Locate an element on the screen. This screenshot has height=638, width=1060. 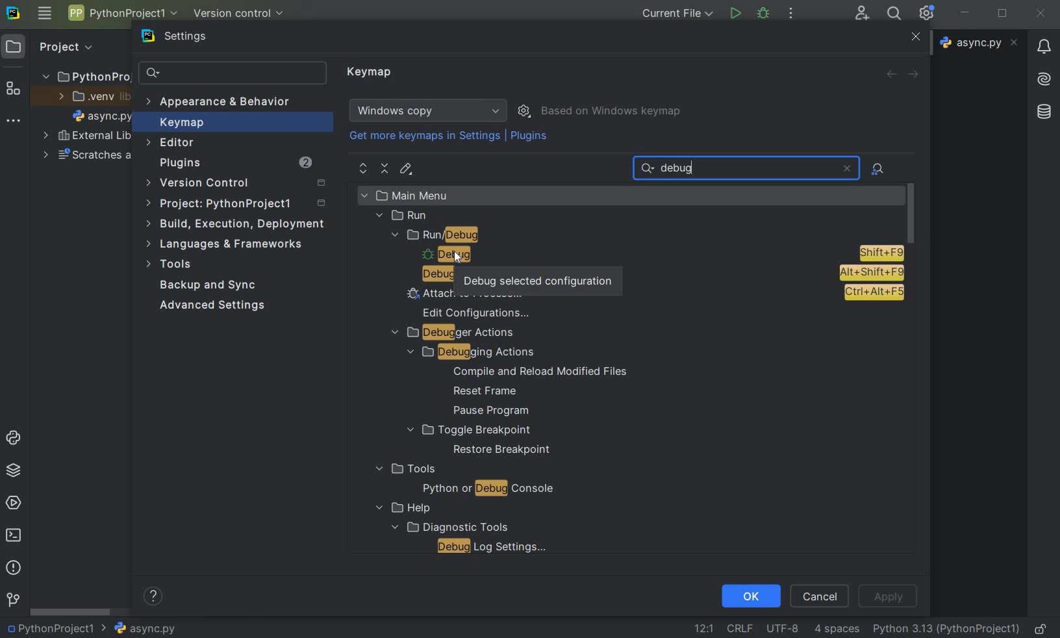
main menu is located at coordinates (433, 195).